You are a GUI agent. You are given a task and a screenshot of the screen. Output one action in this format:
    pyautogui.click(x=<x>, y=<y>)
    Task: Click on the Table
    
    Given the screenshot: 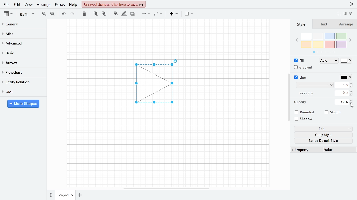 What is the action you would take?
    pyautogui.click(x=189, y=13)
    